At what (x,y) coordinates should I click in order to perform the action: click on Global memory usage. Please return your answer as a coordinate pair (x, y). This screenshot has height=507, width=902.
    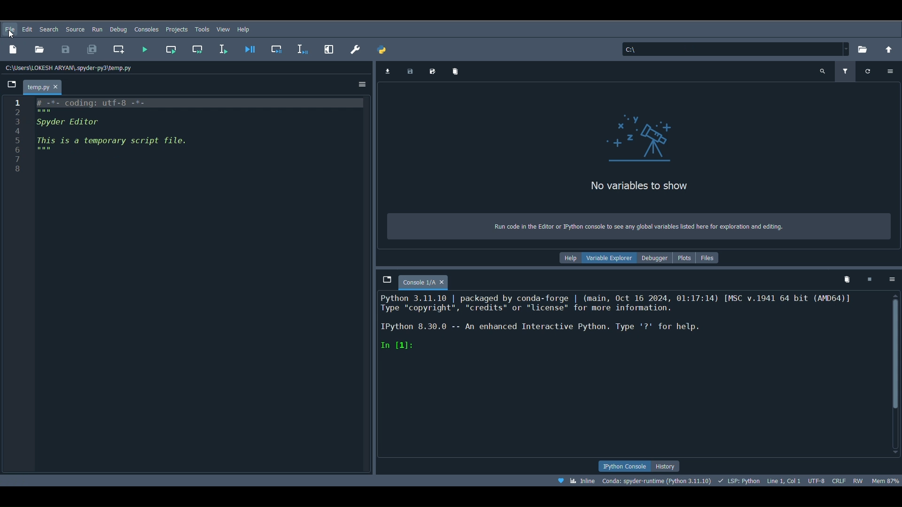
    Looking at the image, I should click on (885, 481).